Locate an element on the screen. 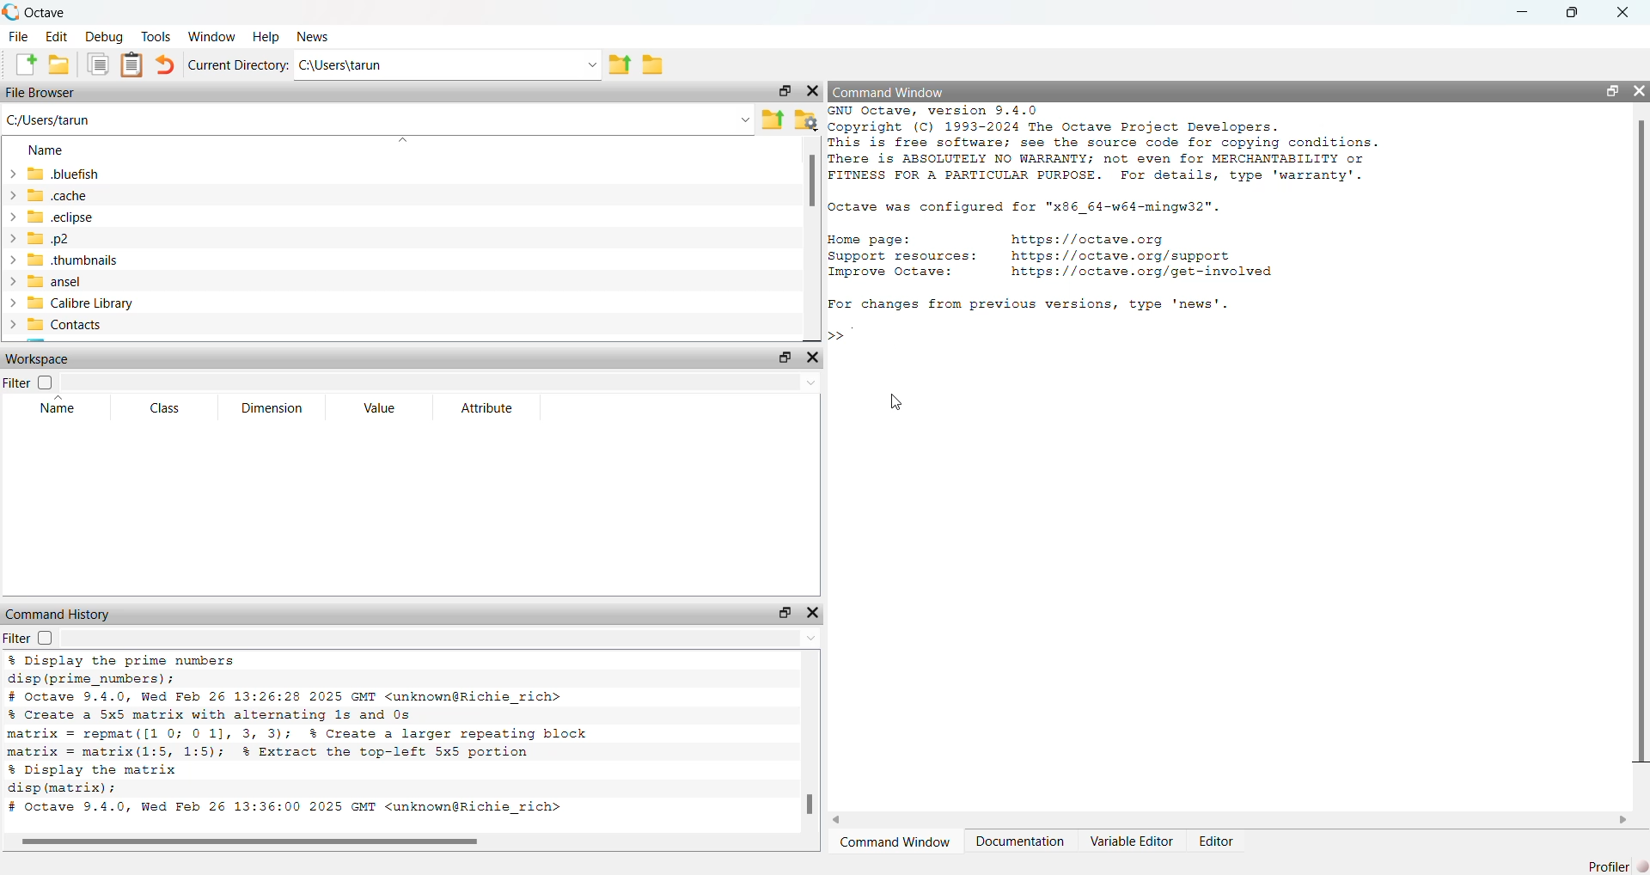 Image resolution: width=1650 pixels, height=875 pixels. attribute is located at coordinates (488, 410).